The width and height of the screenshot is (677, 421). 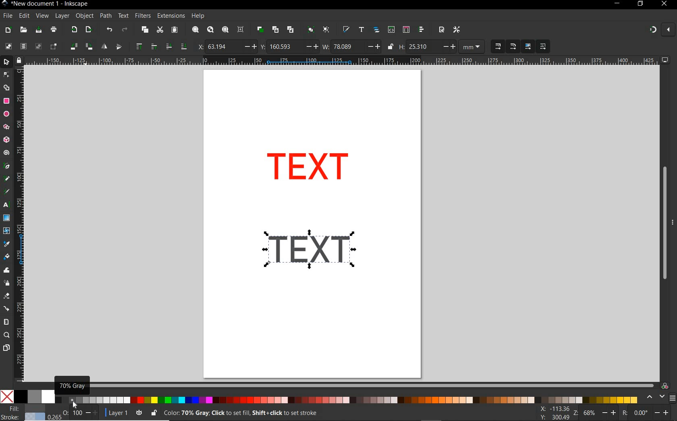 I want to click on ellipse tool, so click(x=6, y=114).